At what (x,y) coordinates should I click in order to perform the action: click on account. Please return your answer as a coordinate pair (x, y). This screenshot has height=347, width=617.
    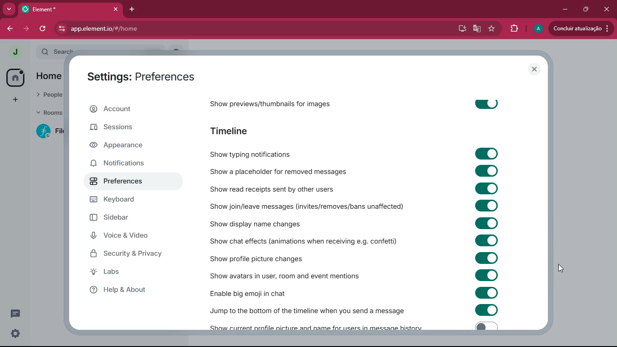
    Looking at the image, I should click on (132, 108).